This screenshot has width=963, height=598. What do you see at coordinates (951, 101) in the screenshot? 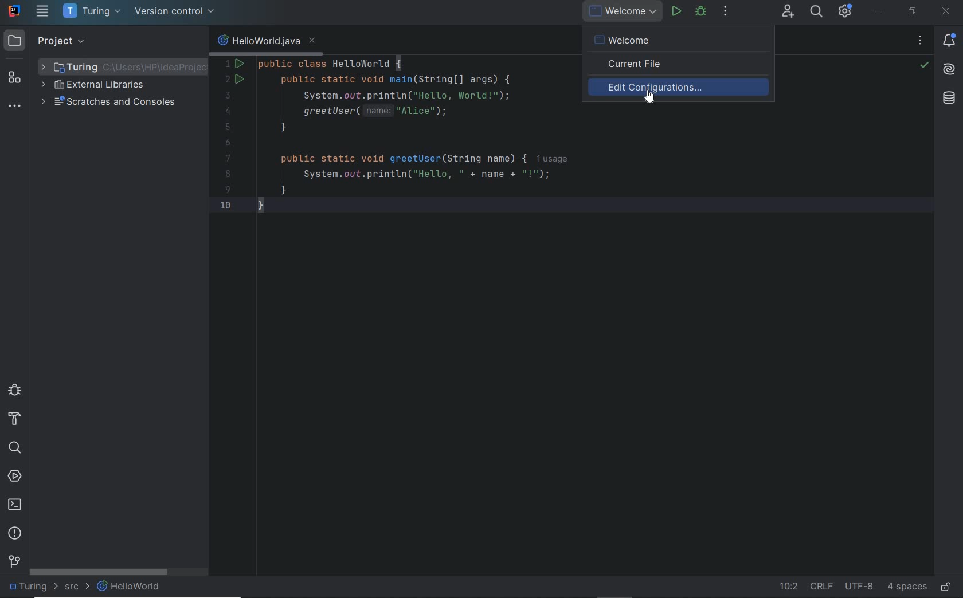
I see `Database` at bounding box center [951, 101].